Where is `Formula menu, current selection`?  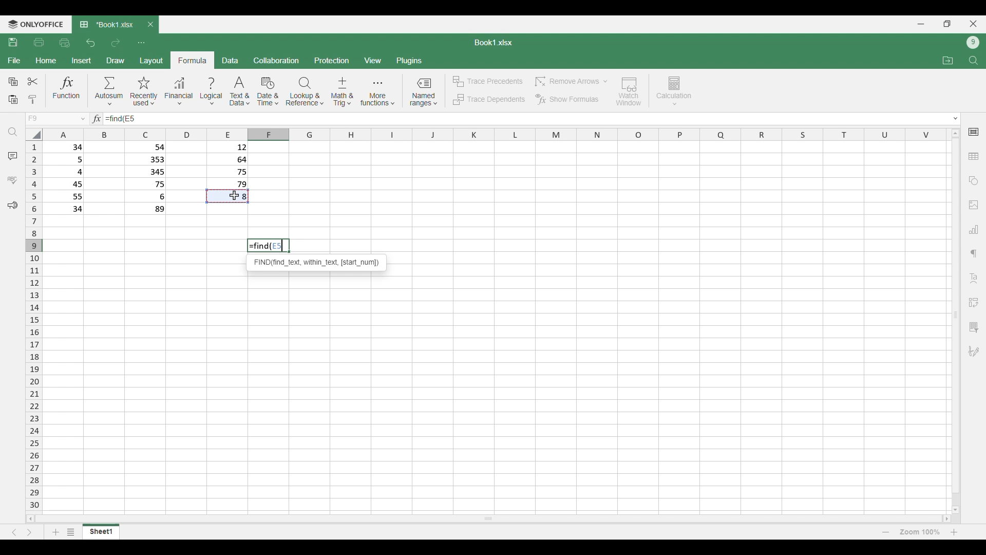
Formula menu, current selection is located at coordinates (193, 60).